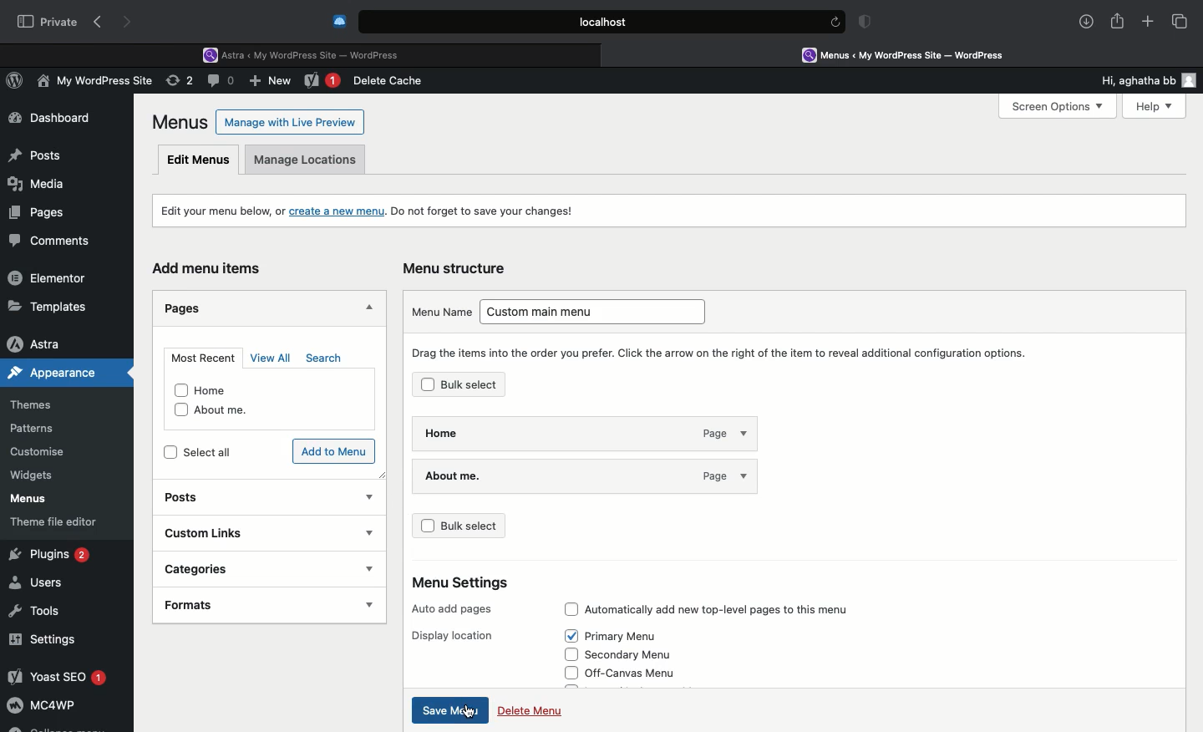 Image resolution: width=1203 pixels, height=732 pixels. I want to click on Share, so click(1118, 22).